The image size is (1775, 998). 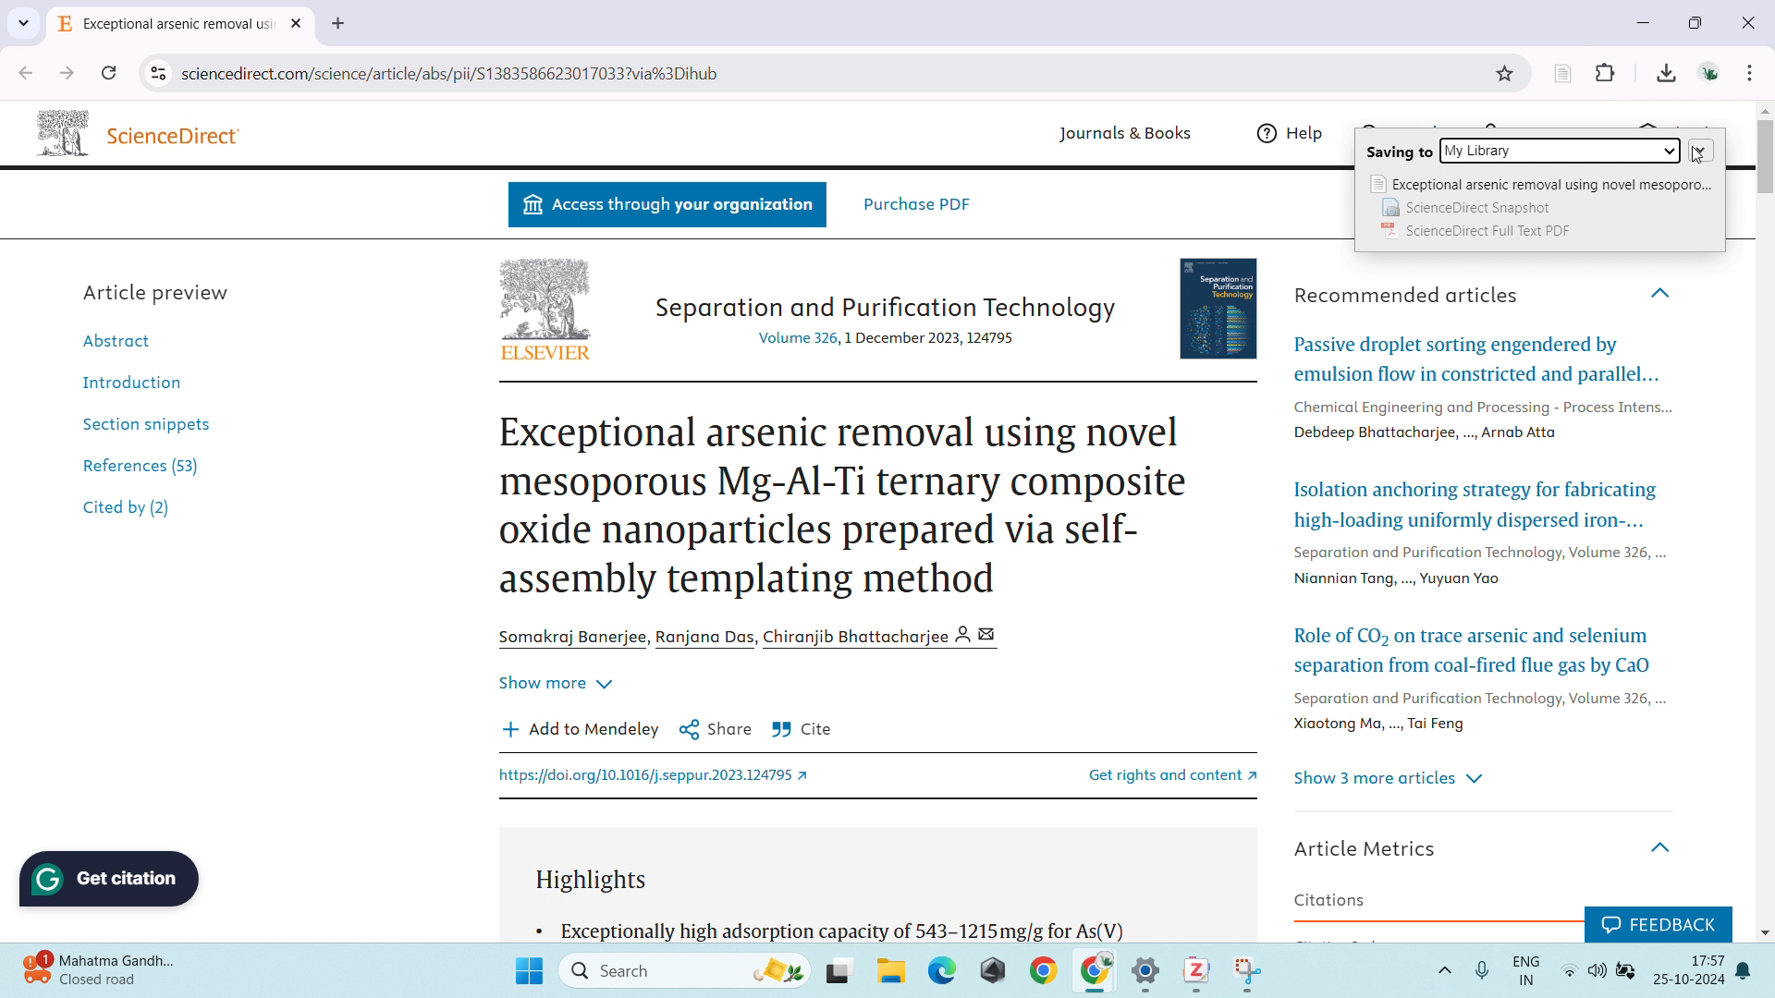 I want to click on bookmark this tab, so click(x=1506, y=74).